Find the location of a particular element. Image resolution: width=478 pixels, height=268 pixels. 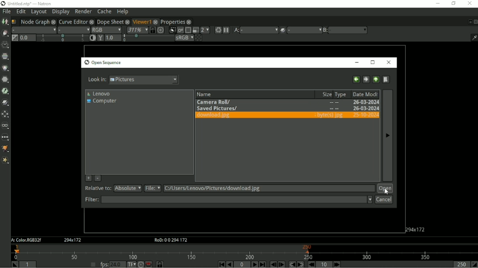

Zoom is located at coordinates (137, 30).